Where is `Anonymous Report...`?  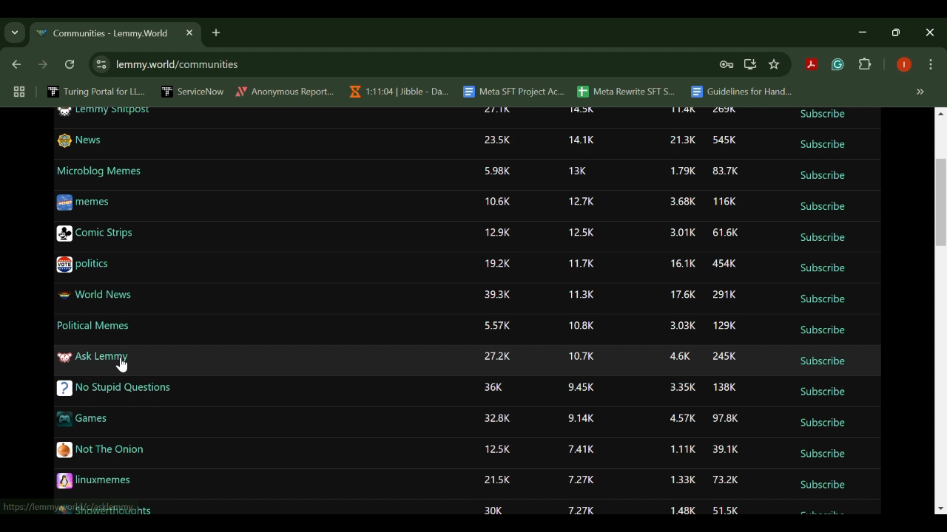 Anonymous Report... is located at coordinates (286, 91).